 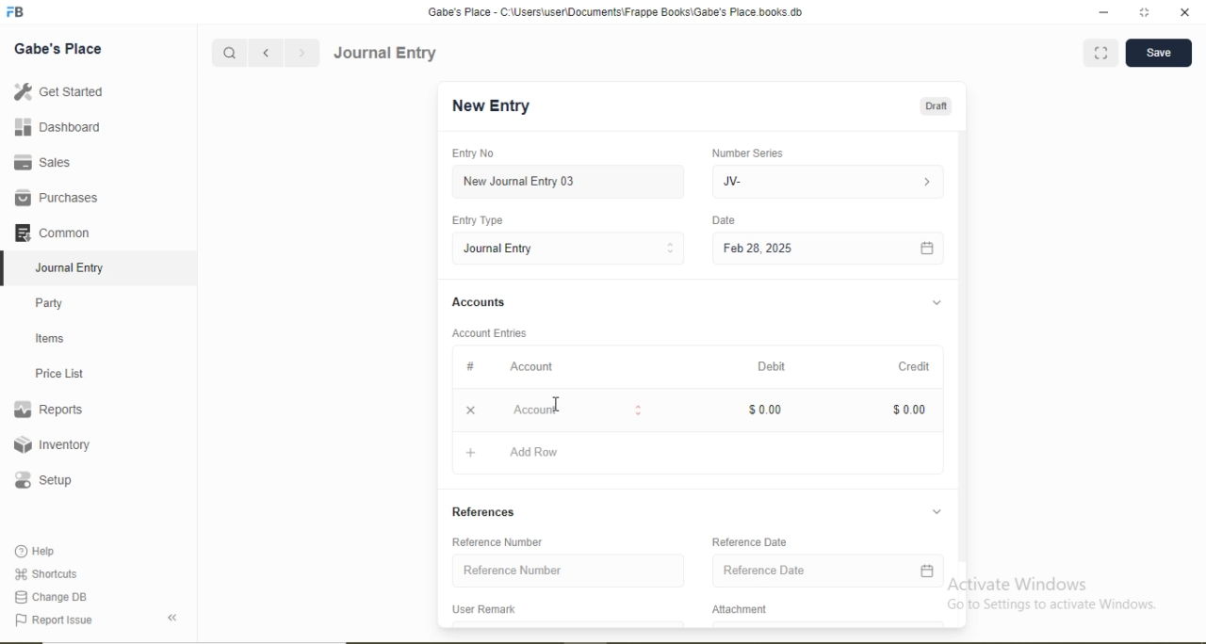 I want to click on Reference Number, so click(x=497, y=541).